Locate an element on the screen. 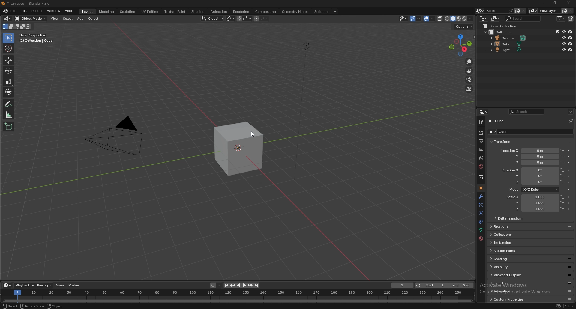 This screenshot has height=309, width=576. start frame is located at coordinates (433, 285).